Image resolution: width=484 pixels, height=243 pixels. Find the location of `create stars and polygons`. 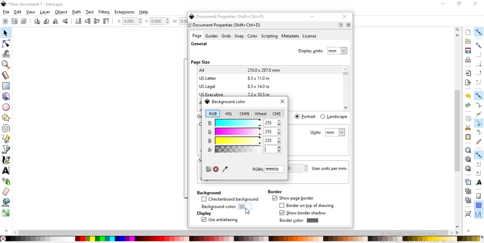

create stars and polygons is located at coordinates (6, 117).